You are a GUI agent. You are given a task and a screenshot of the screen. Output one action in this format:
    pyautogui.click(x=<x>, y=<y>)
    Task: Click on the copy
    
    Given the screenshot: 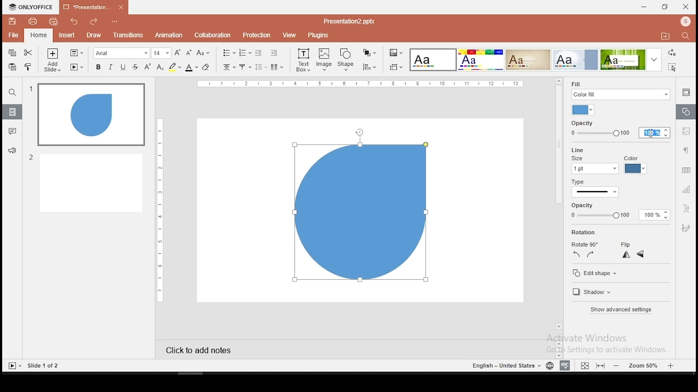 What is the action you would take?
    pyautogui.click(x=11, y=53)
    